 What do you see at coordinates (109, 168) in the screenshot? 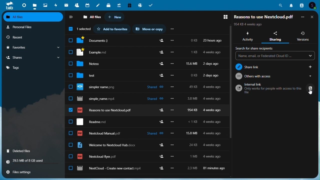
I see `nextcloud - create new contact.mp4` at bounding box center [109, 168].